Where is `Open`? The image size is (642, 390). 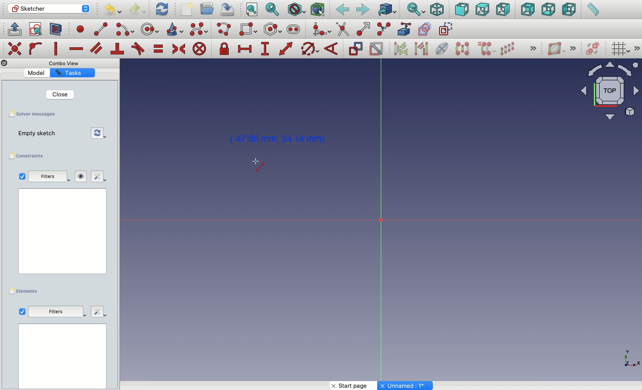
Open is located at coordinates (208, 8).